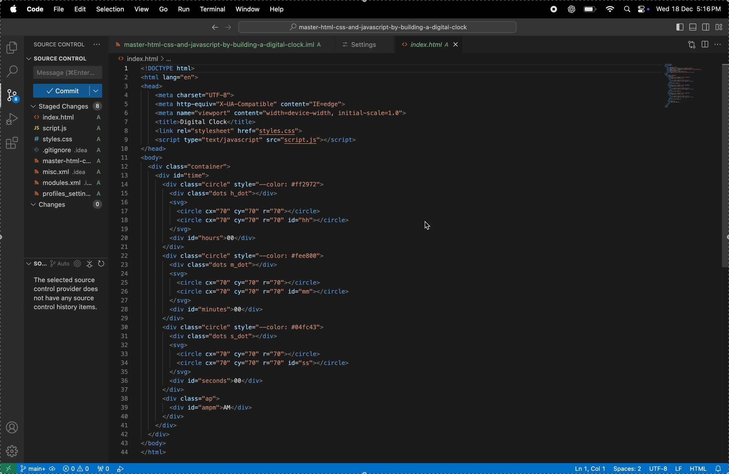  I want to click on Cursor, so click(429, 226).